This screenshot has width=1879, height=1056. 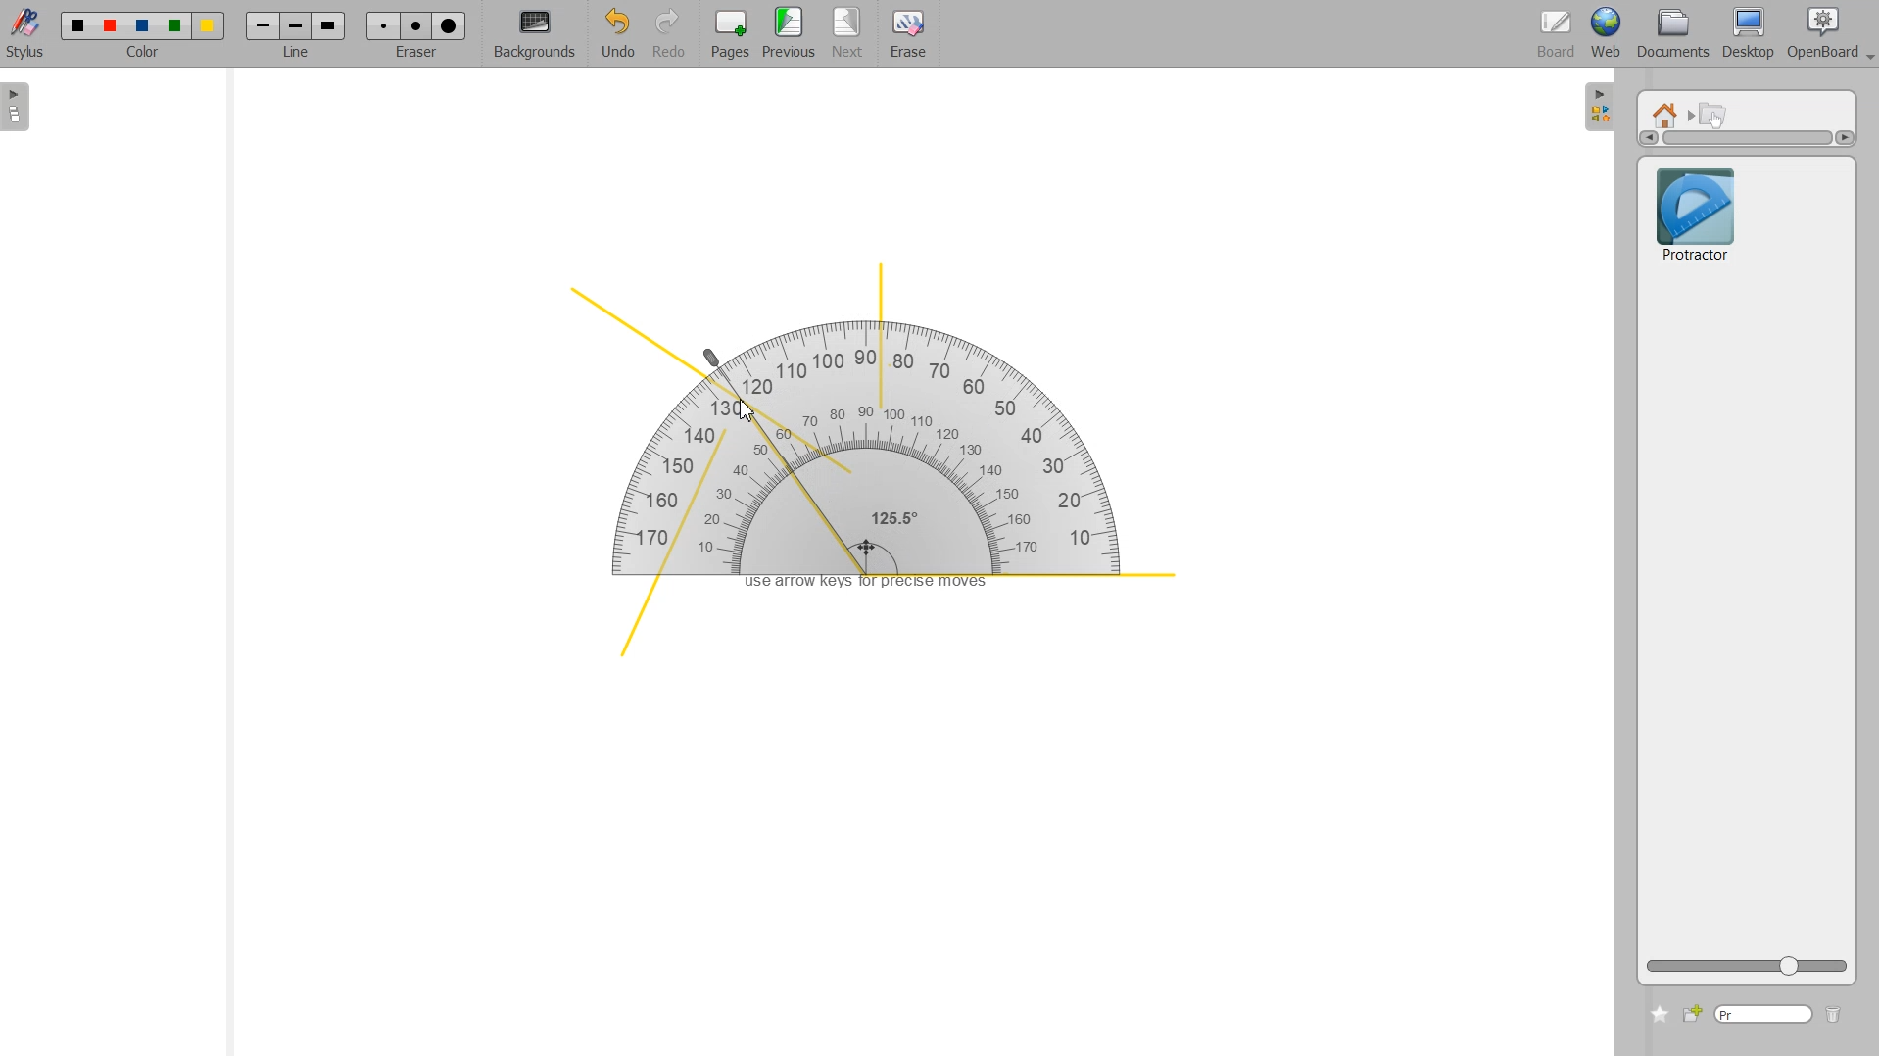 What do you see at coordinates (614, 35) in the screenshot?
I see `Undo` at bounding box center [614, 35].